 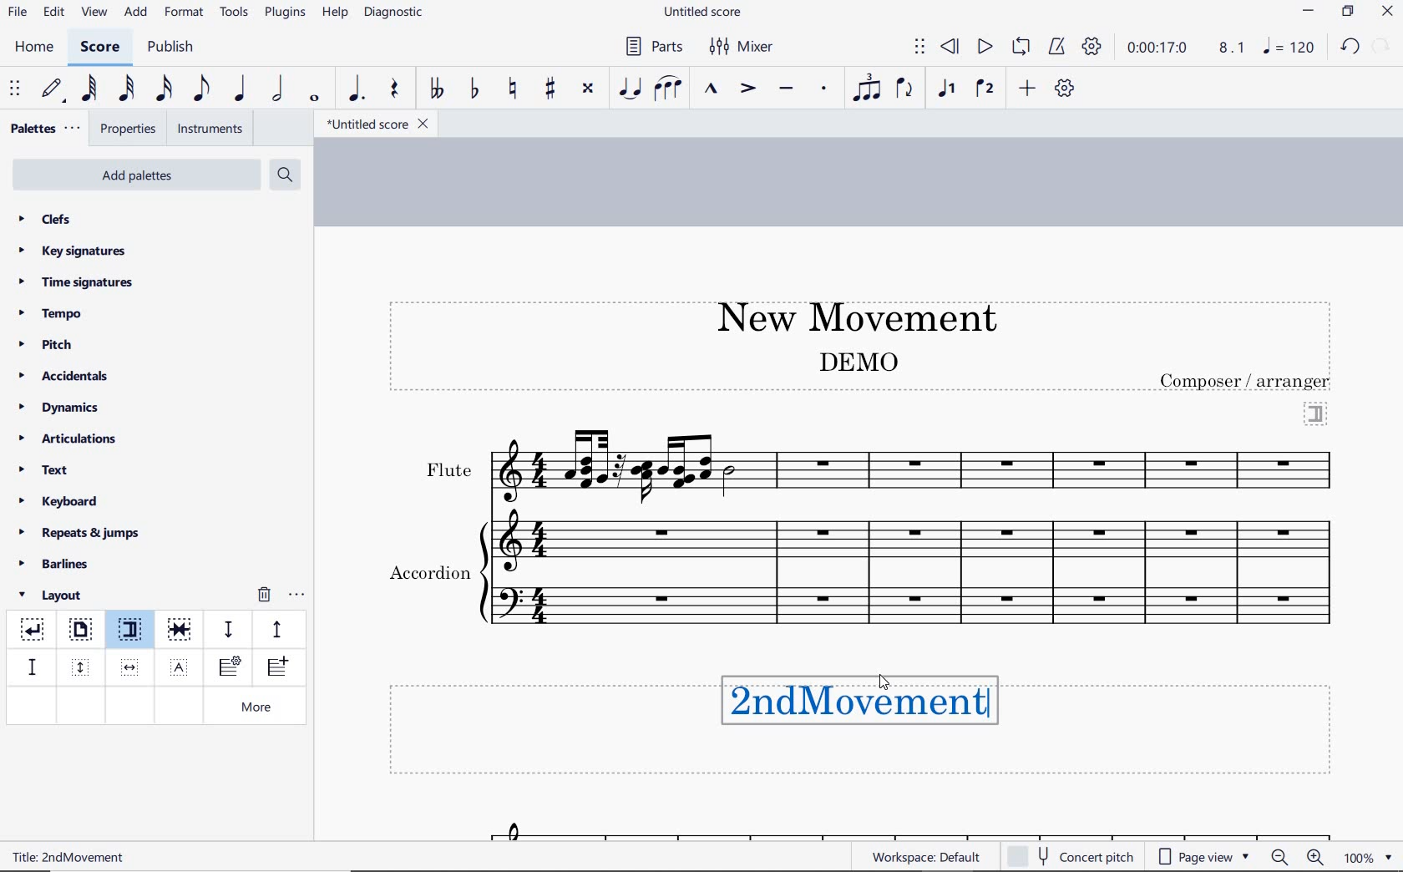 I want to click on quarter note, so click(x=239, y=89).